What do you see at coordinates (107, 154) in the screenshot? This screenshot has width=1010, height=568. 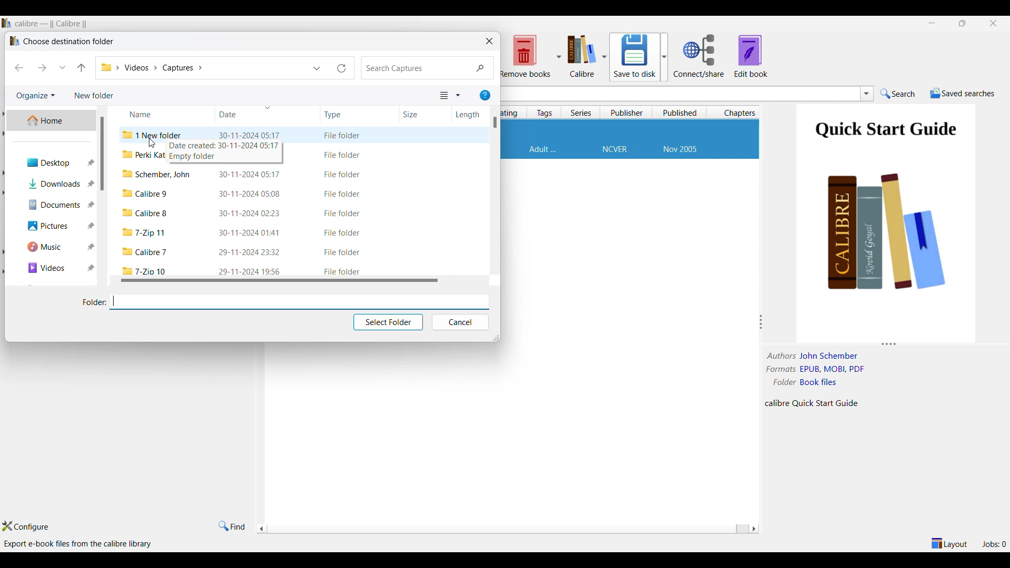 I see `Vertical scroll bar` at bounding box center [107, 154].